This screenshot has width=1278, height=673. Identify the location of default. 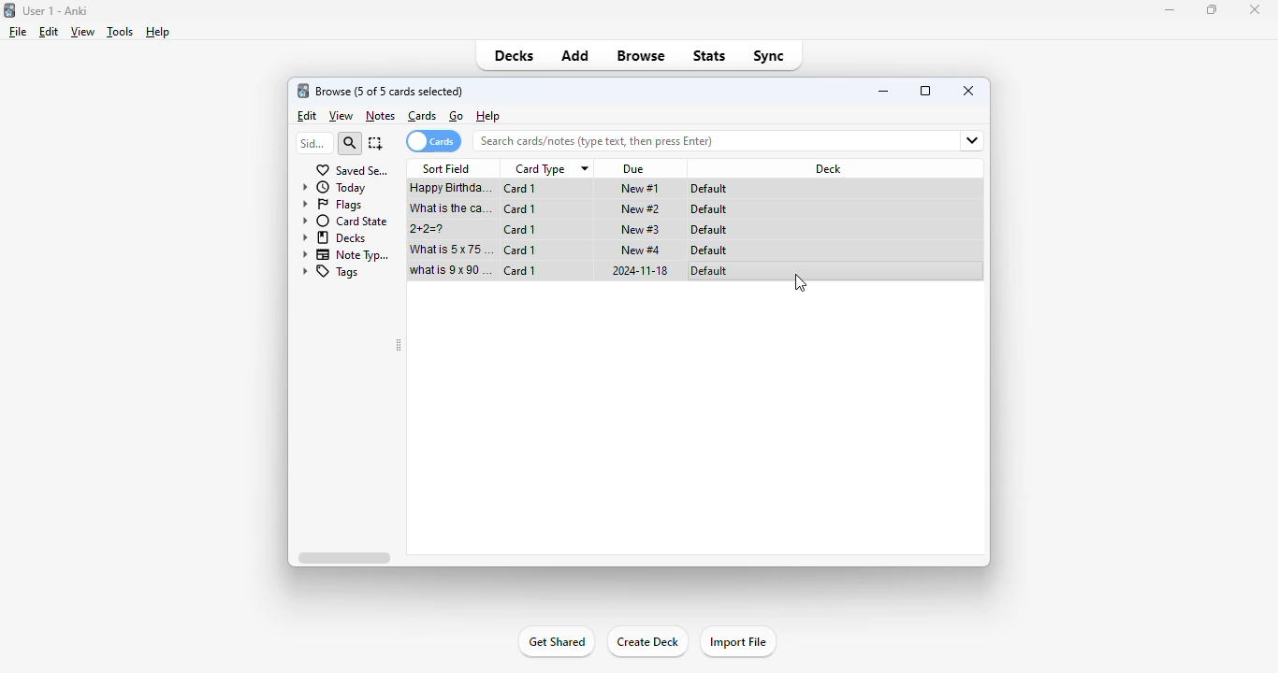
(708, 209).